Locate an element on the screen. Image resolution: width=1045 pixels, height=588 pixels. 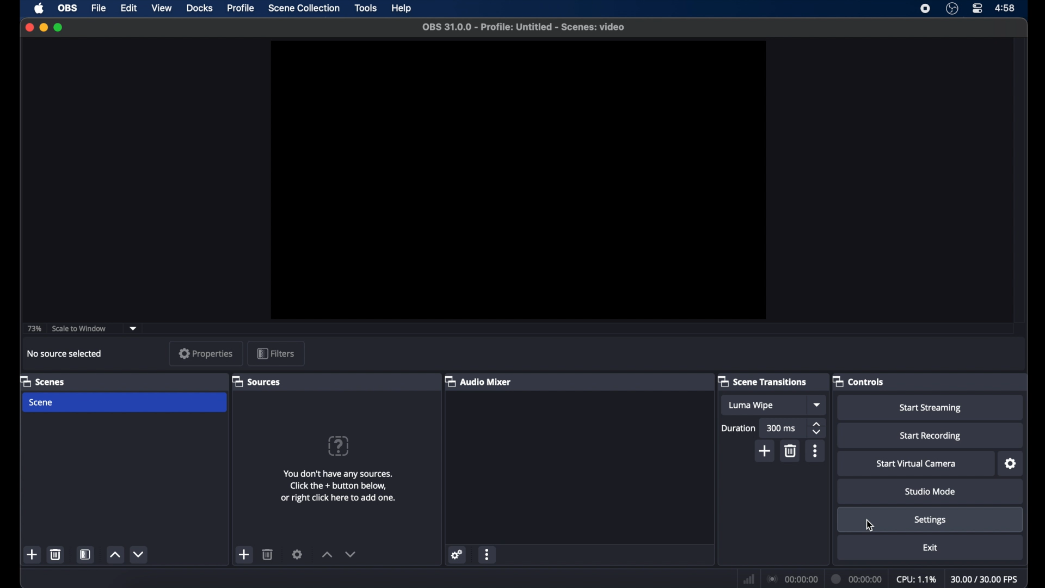
settings is located at coordinates (930, 520).